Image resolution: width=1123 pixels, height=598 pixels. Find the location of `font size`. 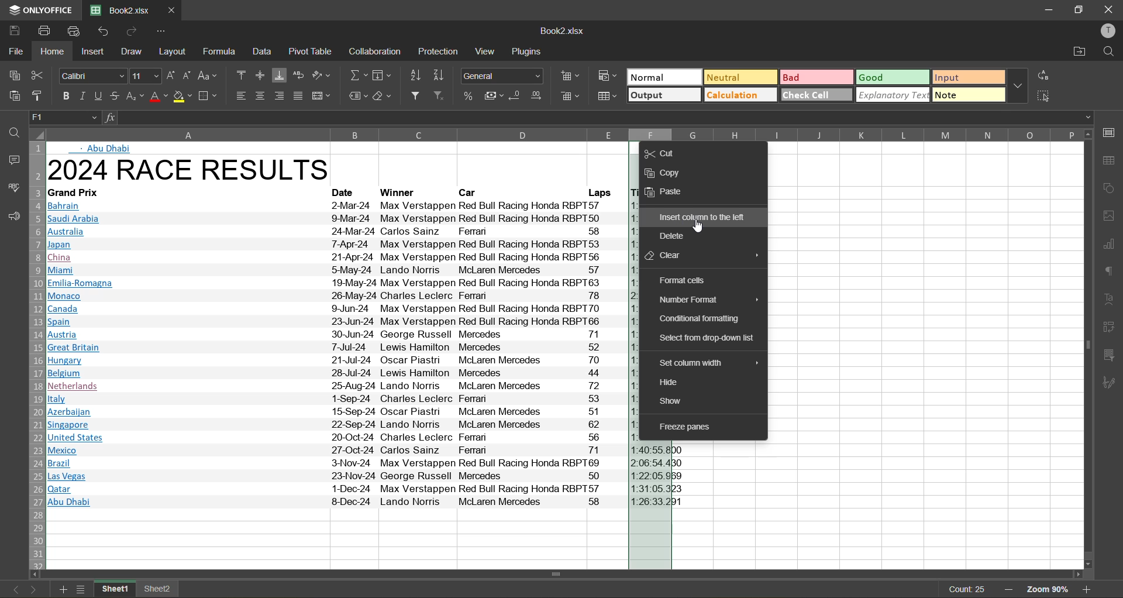

font size is located at coordinates (147, 75).